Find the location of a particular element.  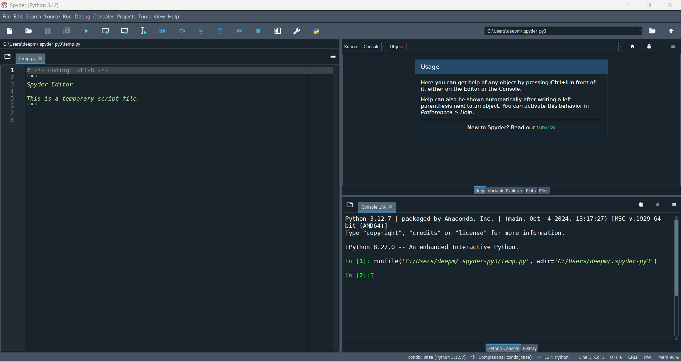

usage is located at coordinates (431, 68).